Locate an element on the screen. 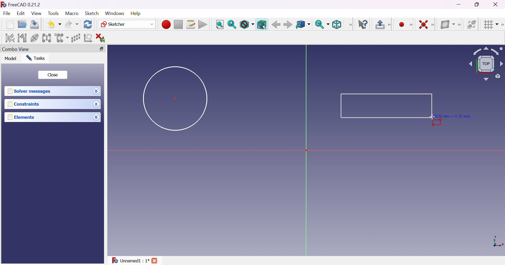  View is located at coordinates (37, 14).